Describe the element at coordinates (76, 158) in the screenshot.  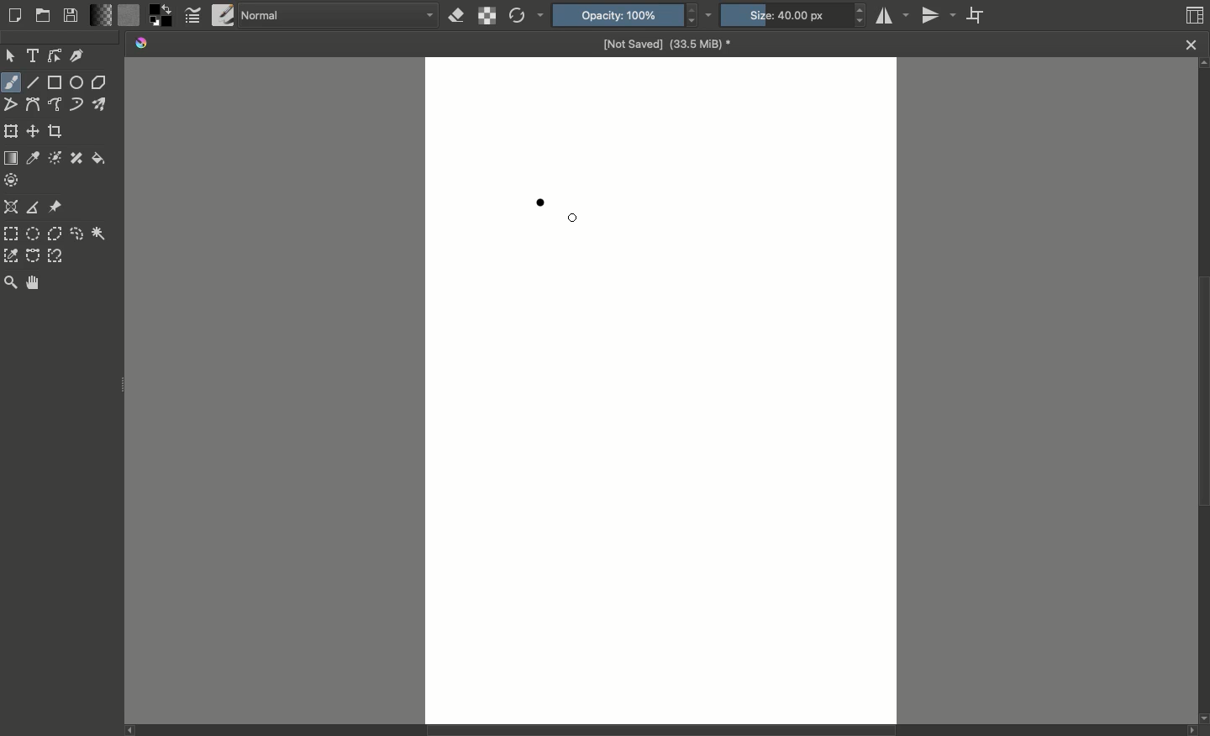
I see `Smart patch tool` at that location.